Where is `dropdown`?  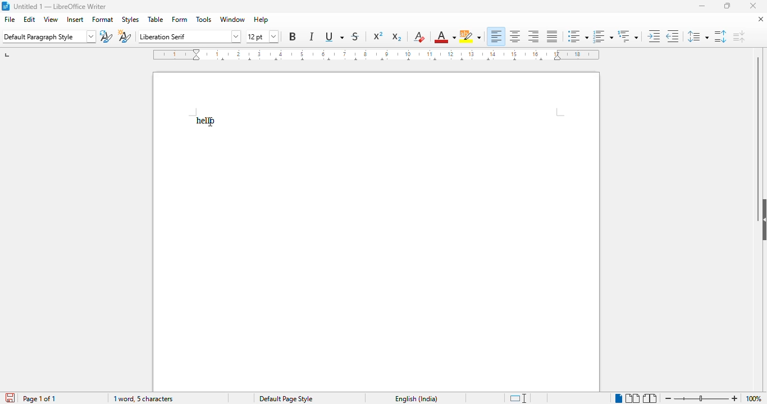
dropdown is located at coordinates (234, 37).